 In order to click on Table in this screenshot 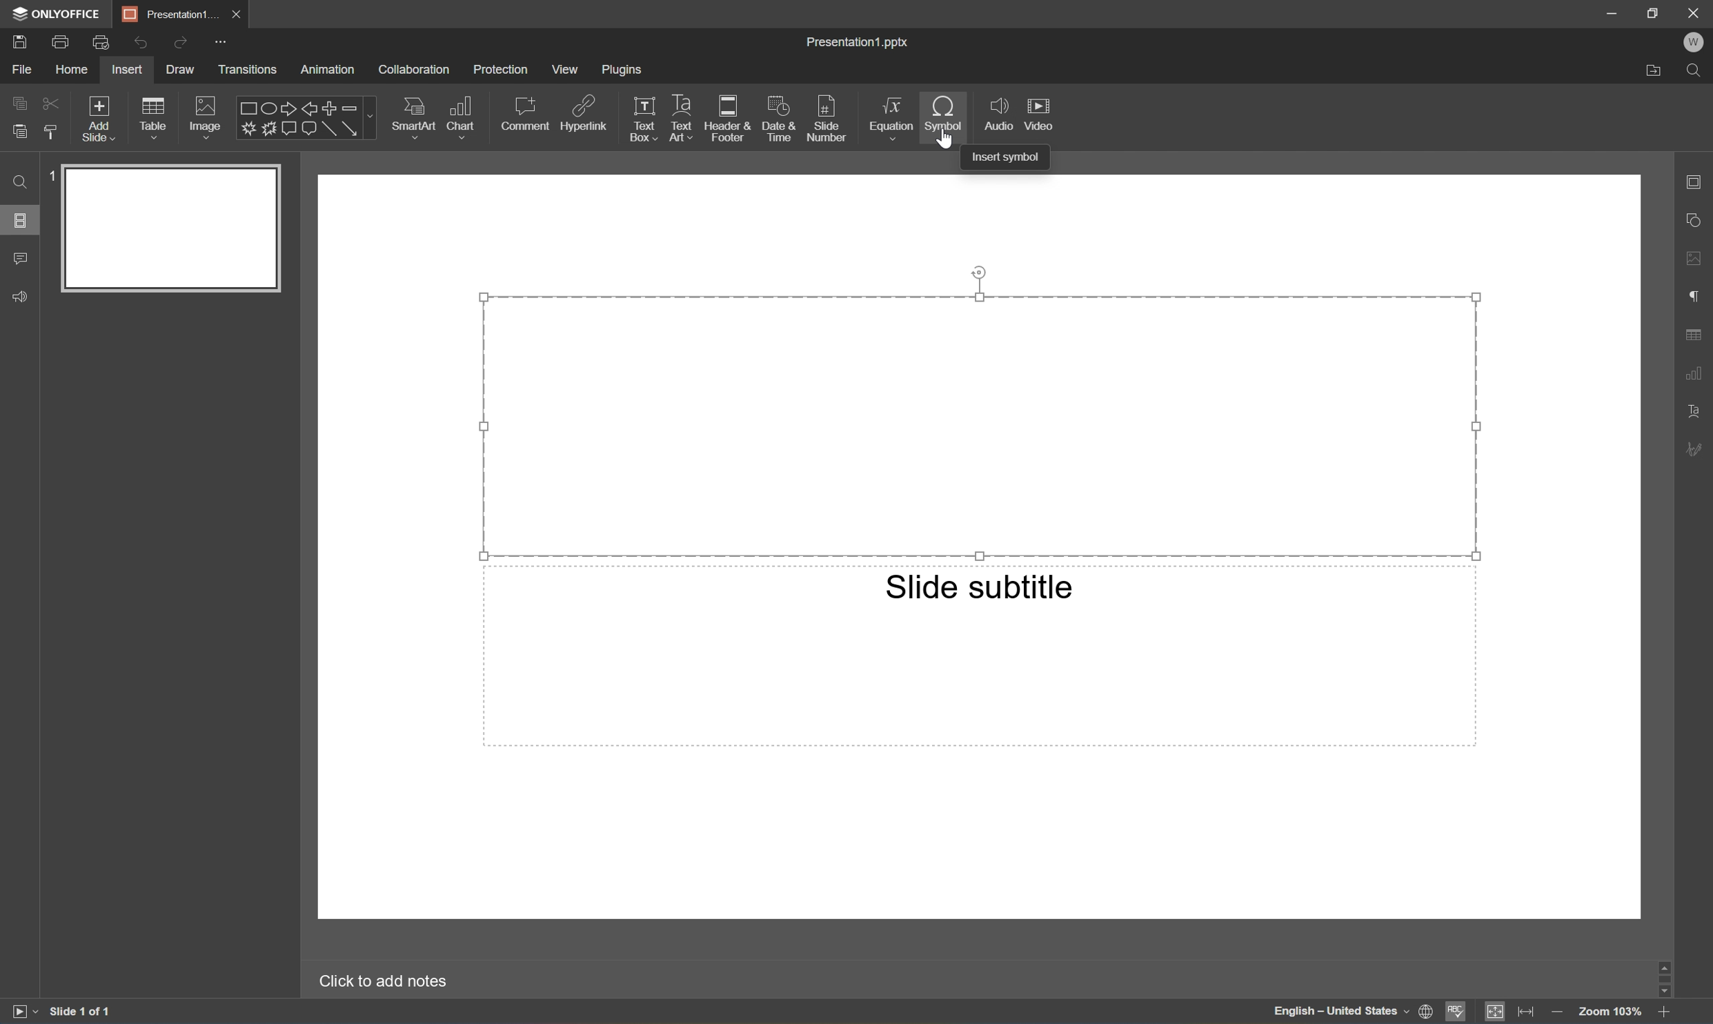, I will do `click(153, 119)`.